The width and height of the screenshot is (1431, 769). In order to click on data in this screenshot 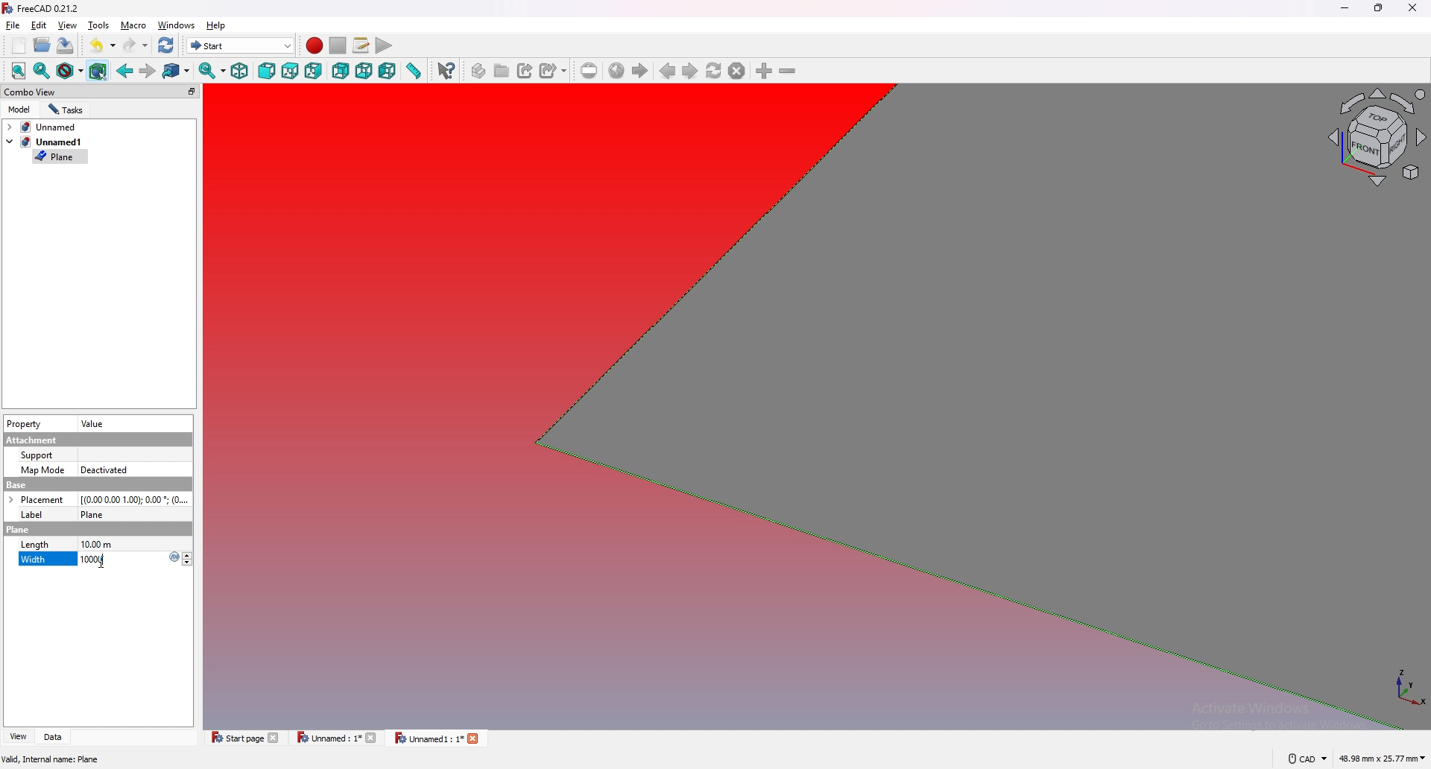, I will do `click(56, 737)`.